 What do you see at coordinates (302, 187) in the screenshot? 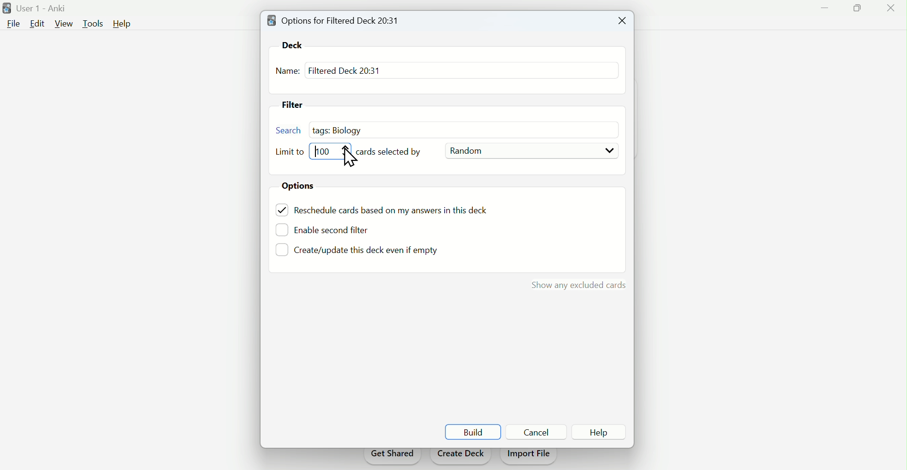
I see `Options` at bounding box center [302, 187].